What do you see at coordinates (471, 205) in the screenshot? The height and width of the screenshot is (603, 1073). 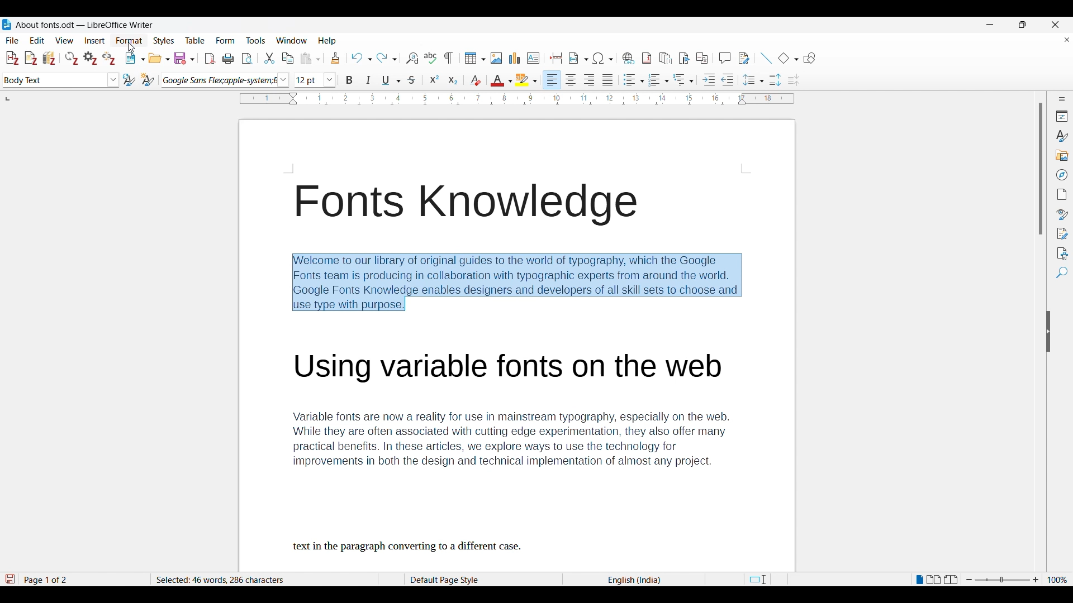 I see `Font knowledge` at bounding box center [471, 205].